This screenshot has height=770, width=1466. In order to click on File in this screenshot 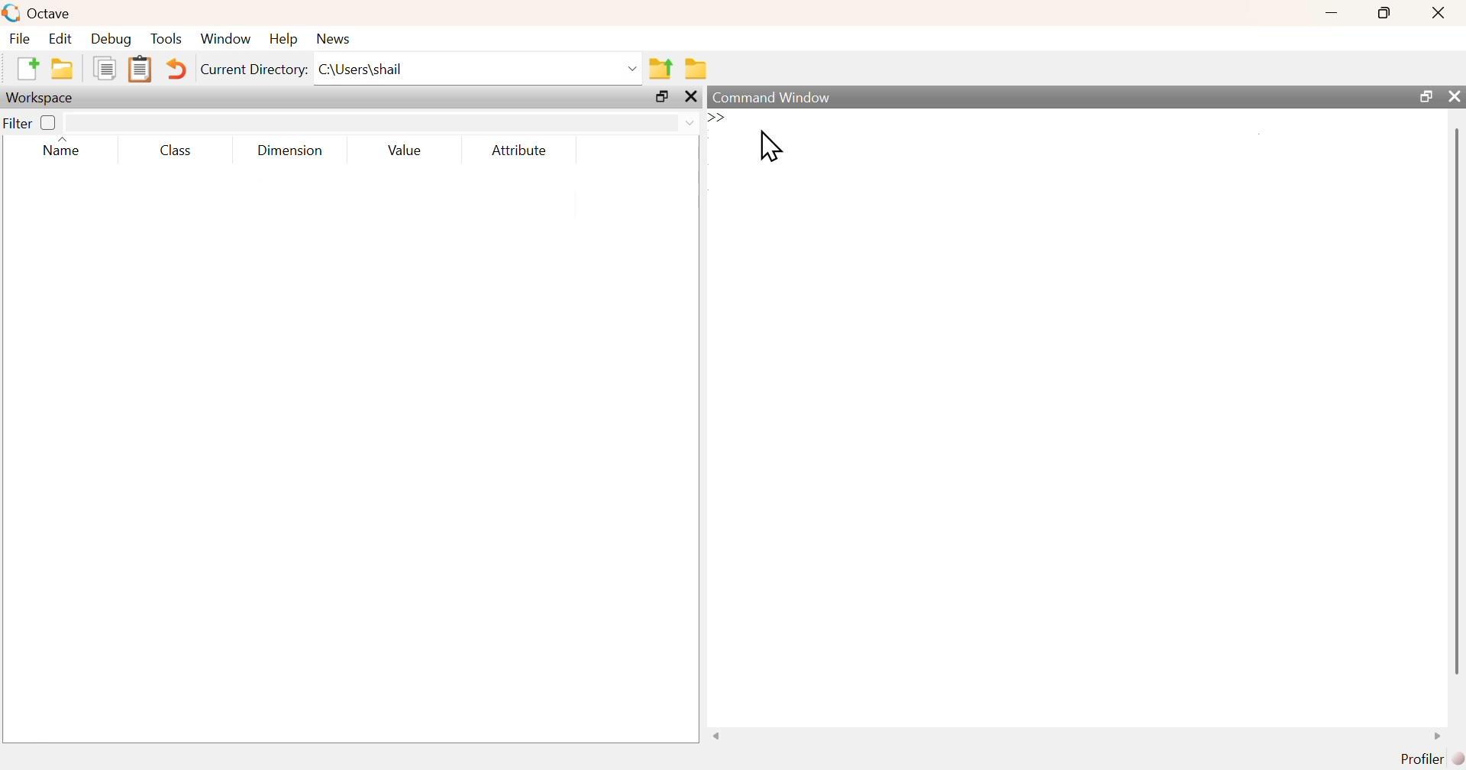, I will do `click(18, 38)`.